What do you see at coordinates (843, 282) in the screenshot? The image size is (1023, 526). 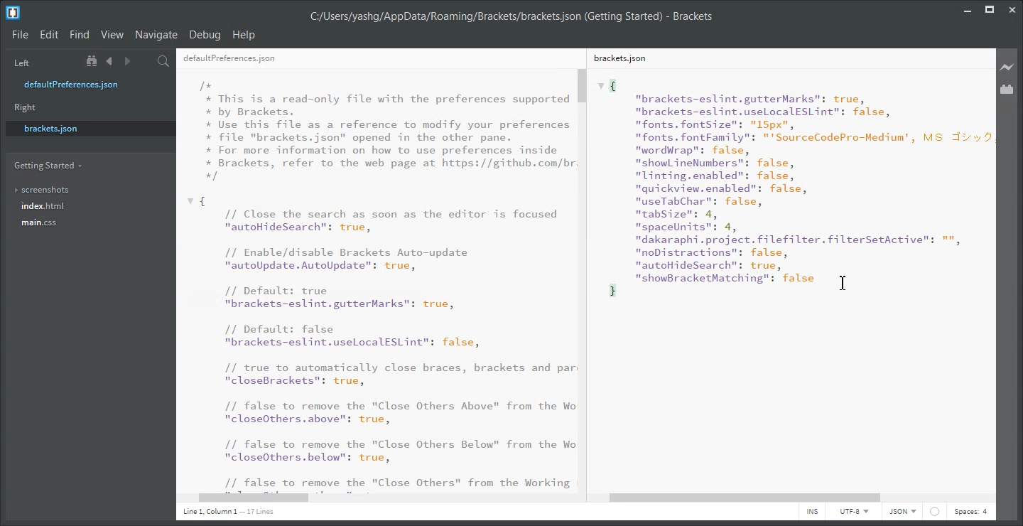 I see `Text Cursor` at bounding box center [843, 282].